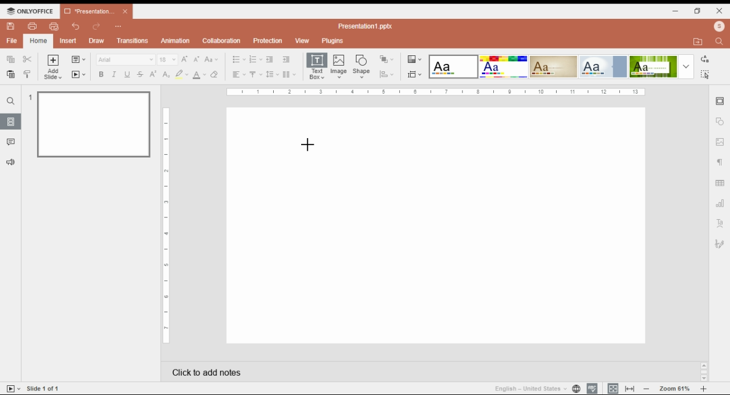  Describe the element at coordinates (719, 10) in the screenshot. I see `close window` at that location.